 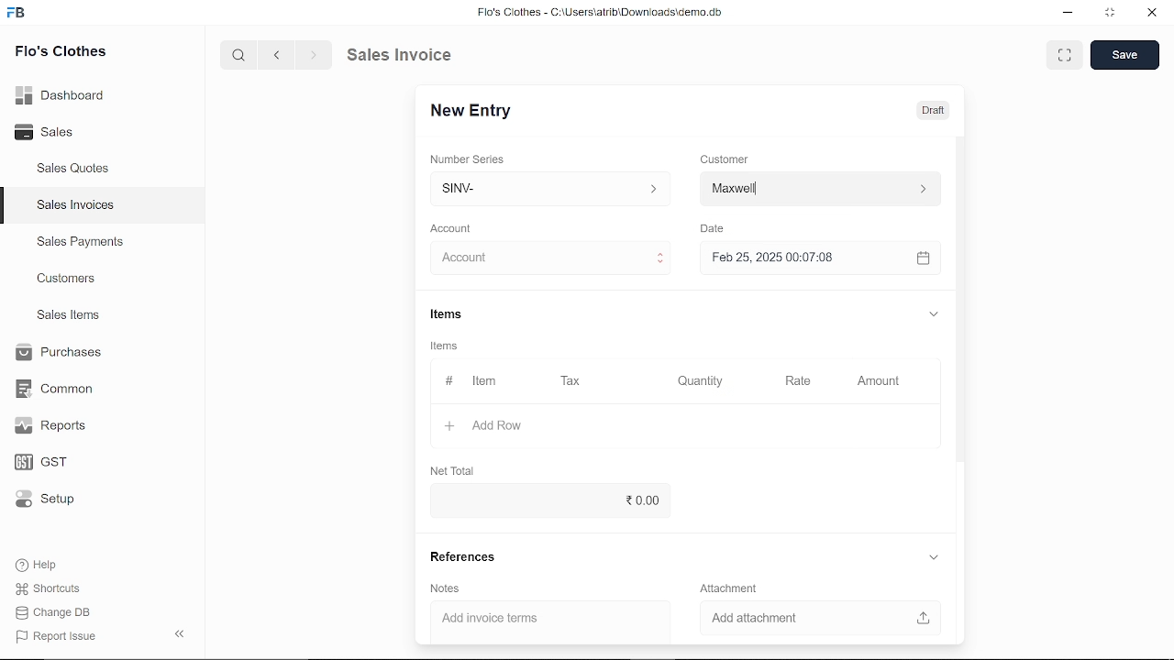 I want to click on Change DB, so click(x=55, y=611).